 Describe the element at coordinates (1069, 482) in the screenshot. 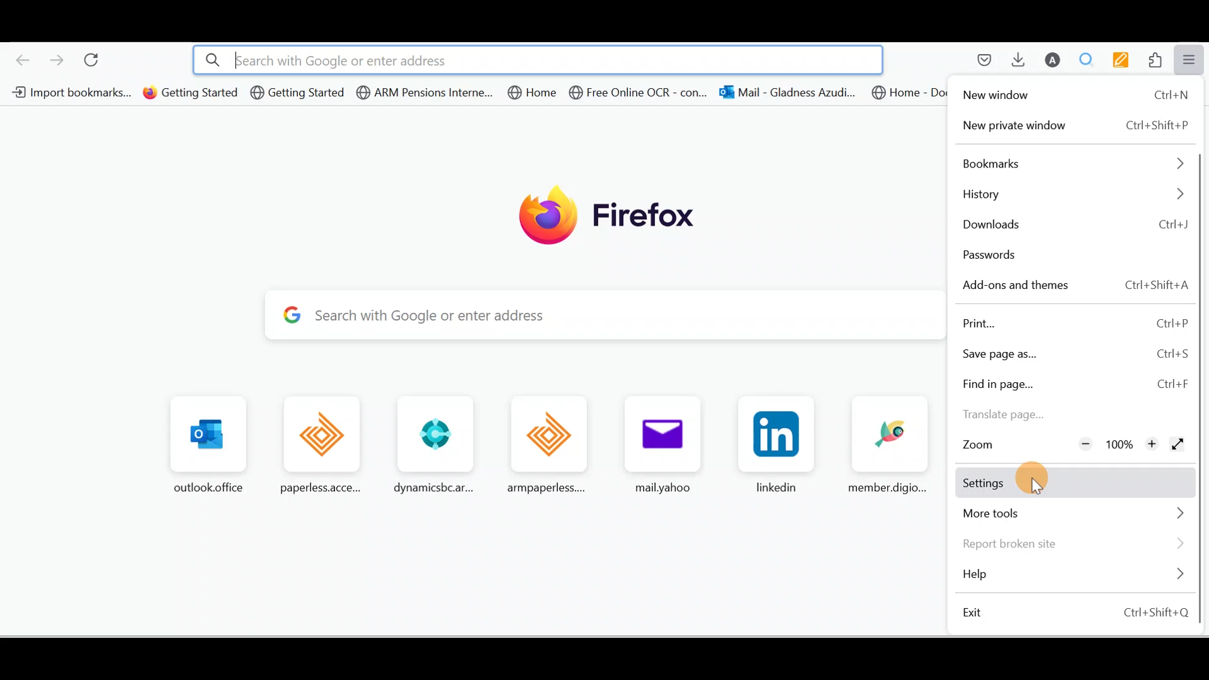

I see `Settings` at that location.